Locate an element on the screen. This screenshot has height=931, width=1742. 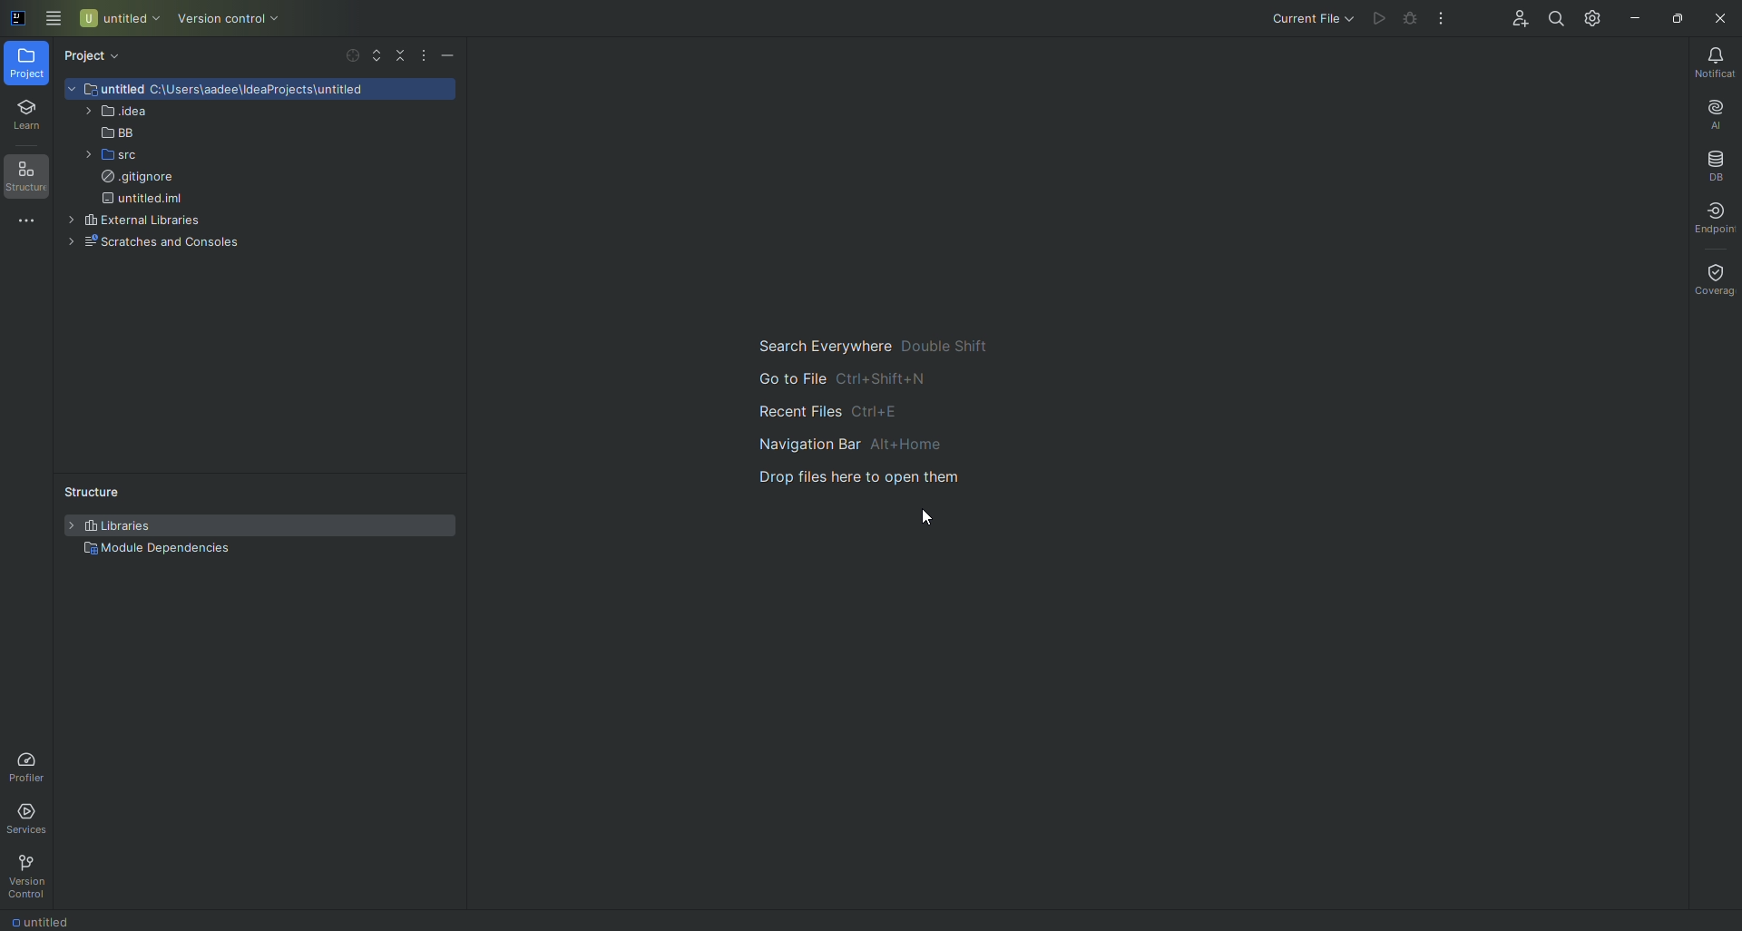
Current File is located at coordinates (1307, 17).